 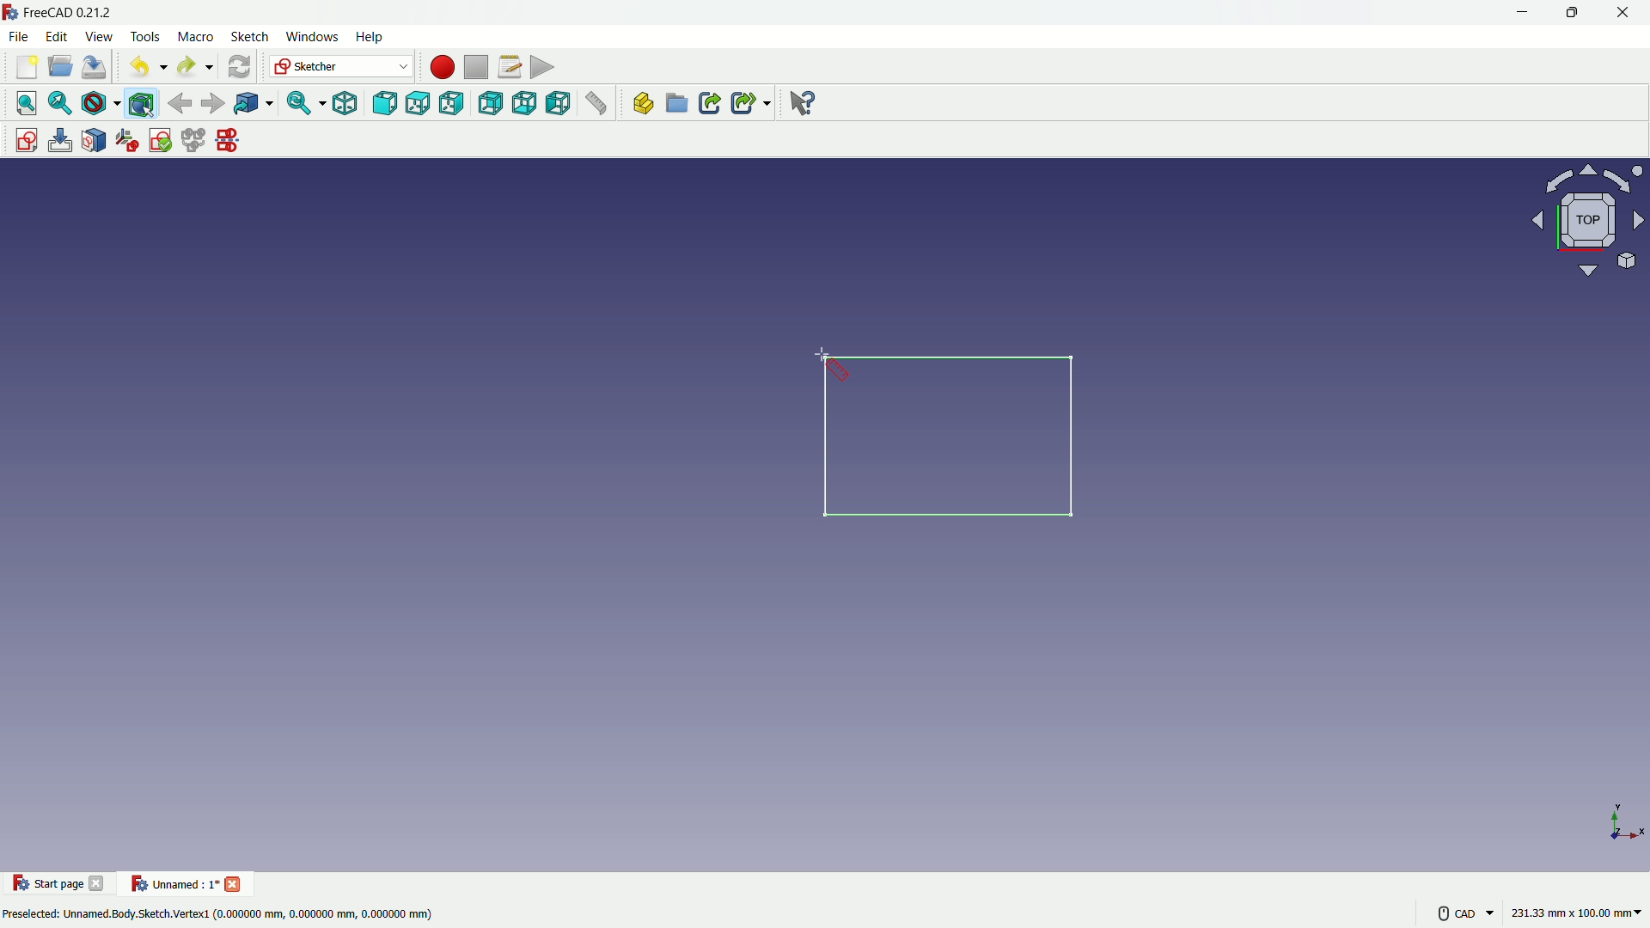 What do you see at coordinates (144, 103) in the screenshot?
I see `bounding box` at bounding box center [144, 103].